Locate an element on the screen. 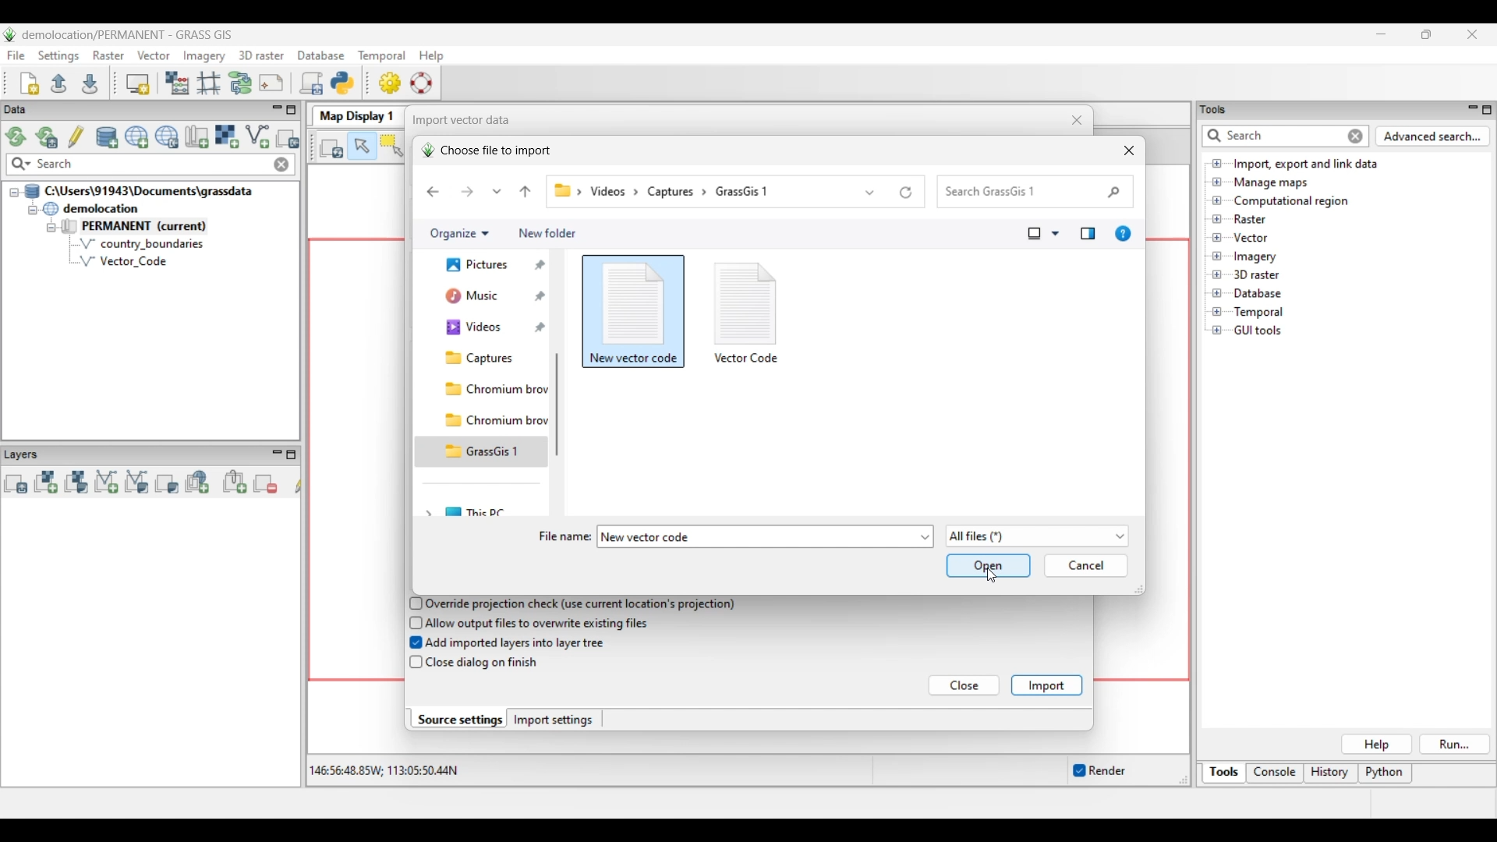 This screenshot has width=1497, height=842. Console is located at coordinates (1275, 774).